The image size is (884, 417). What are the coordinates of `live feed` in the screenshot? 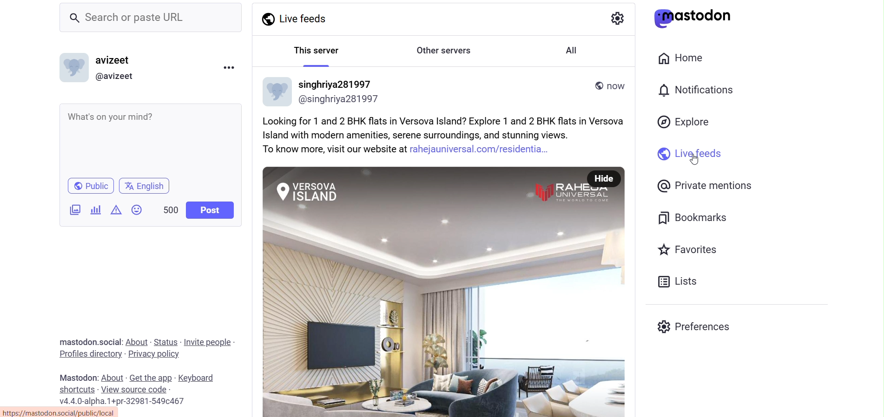 It's located at (688, 155).